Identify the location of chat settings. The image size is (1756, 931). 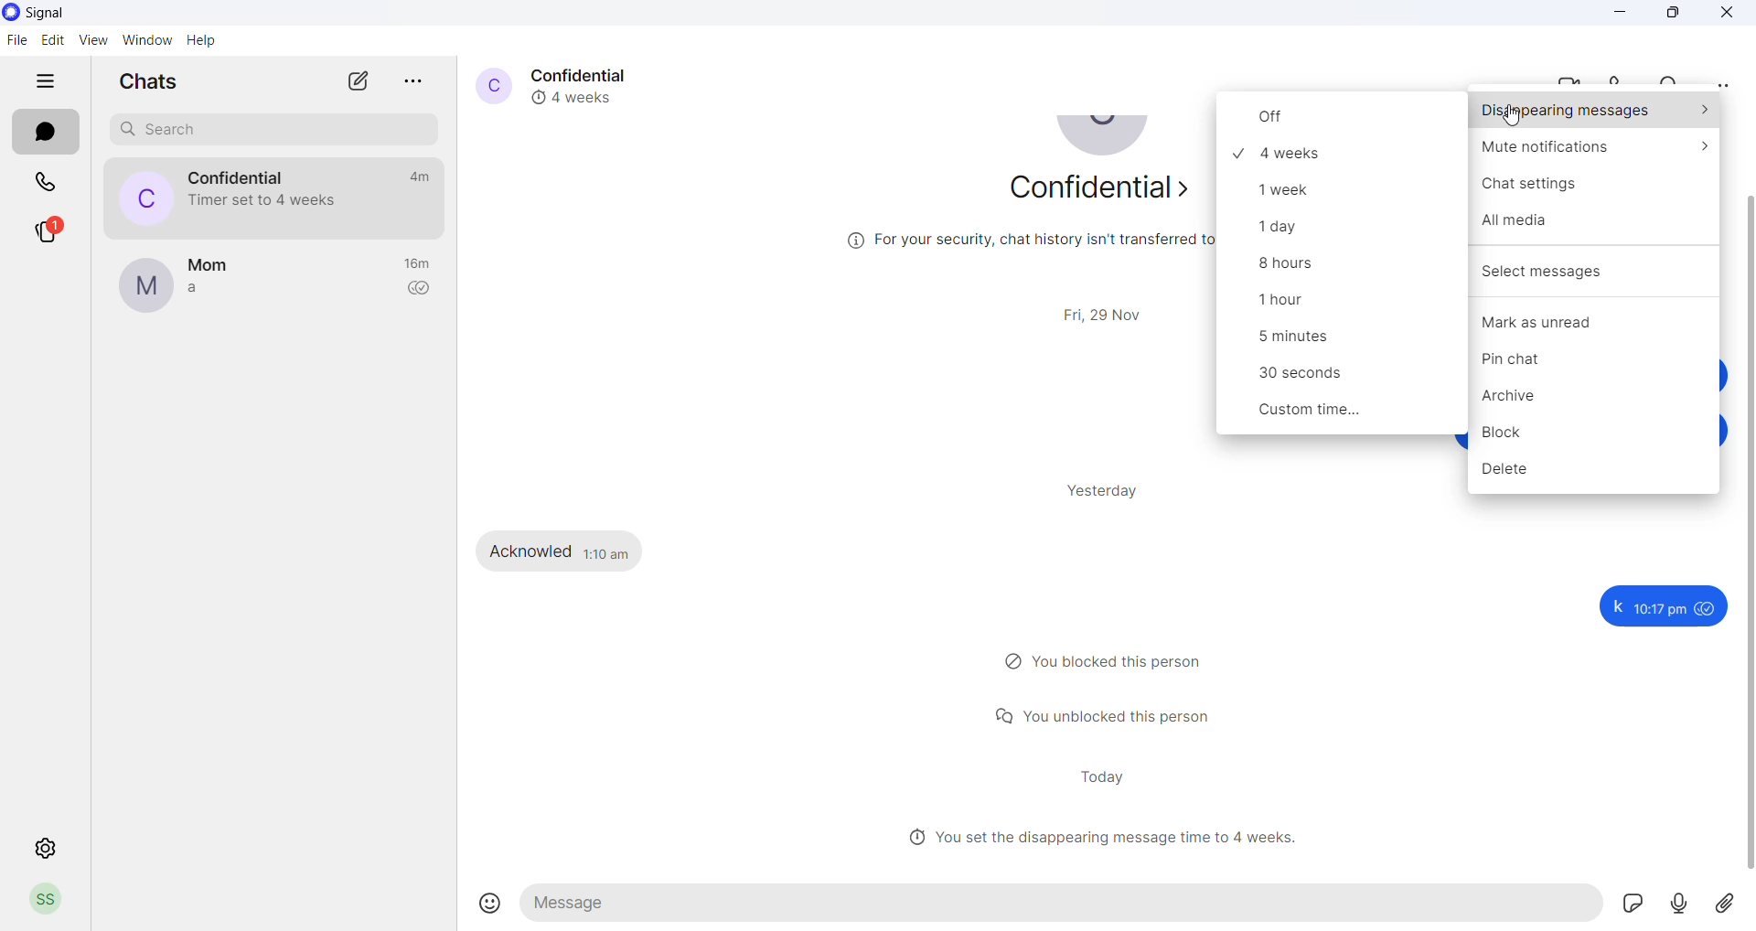
(1596, 190).